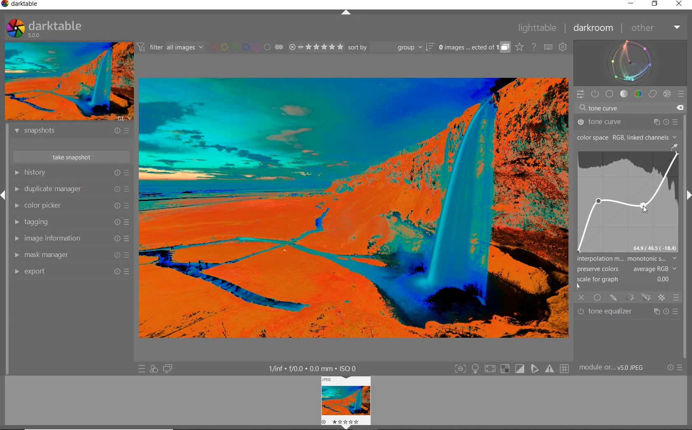  Describe the element at coordinates (580, 94) in the screenshot. I see `QUICK ACCESS PANEL` at that location.